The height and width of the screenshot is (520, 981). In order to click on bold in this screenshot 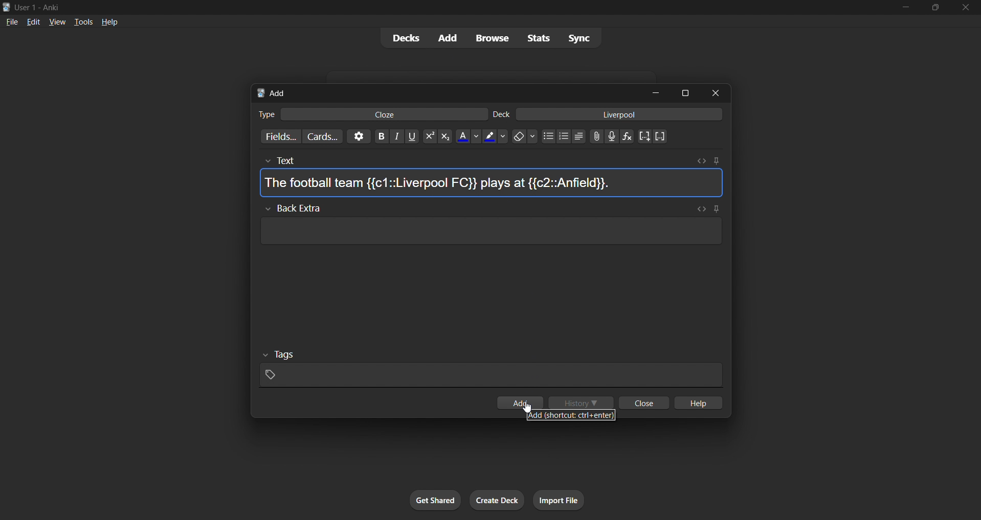, I will do `click(382, 138)`.